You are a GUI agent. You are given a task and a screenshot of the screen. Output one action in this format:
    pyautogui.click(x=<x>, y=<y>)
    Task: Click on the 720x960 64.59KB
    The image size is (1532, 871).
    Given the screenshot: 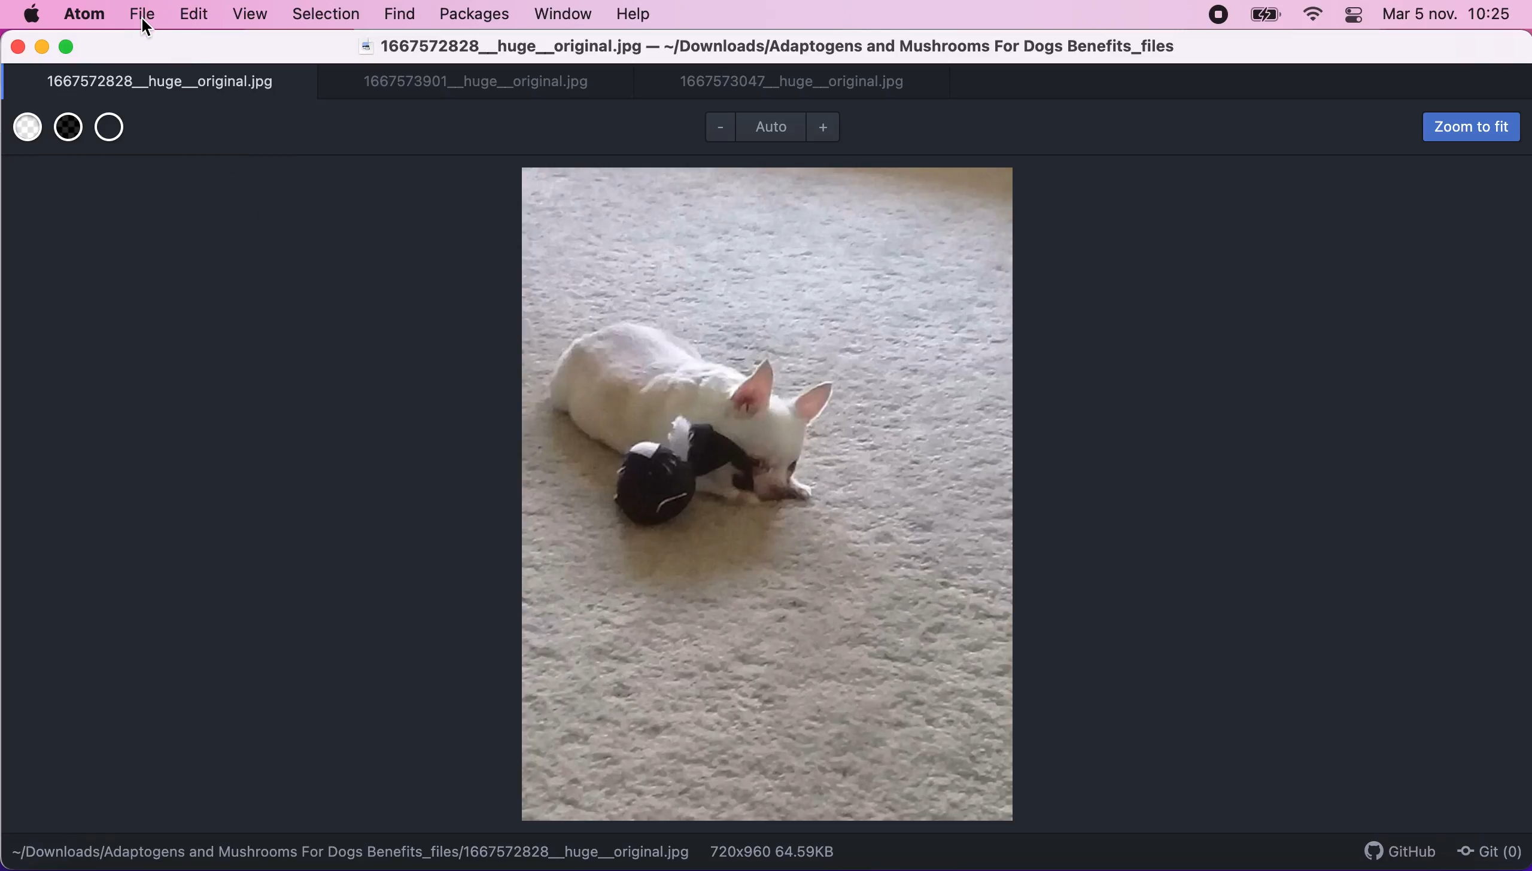 What is the action you would take?
    pyautogui.click(x=773, y=852)
    